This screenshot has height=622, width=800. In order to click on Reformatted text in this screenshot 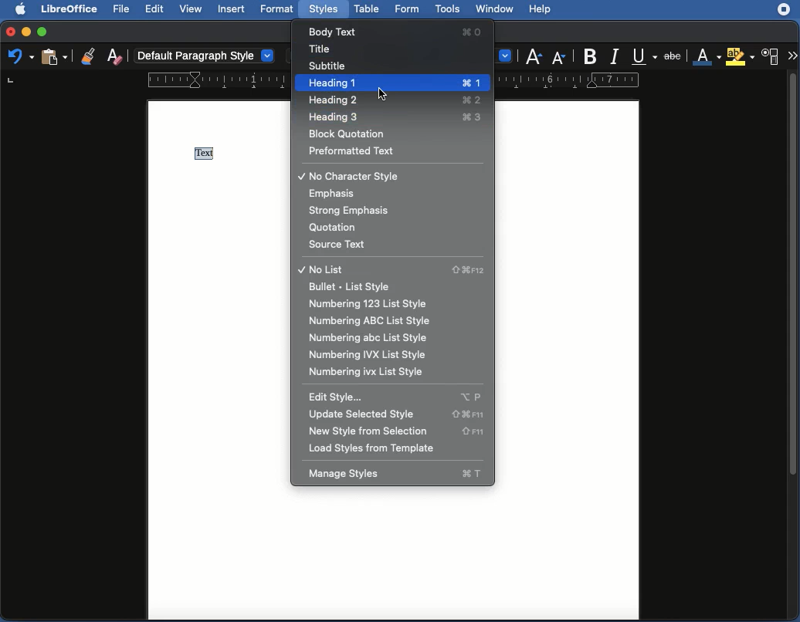, I will do `click(355, 151)`.